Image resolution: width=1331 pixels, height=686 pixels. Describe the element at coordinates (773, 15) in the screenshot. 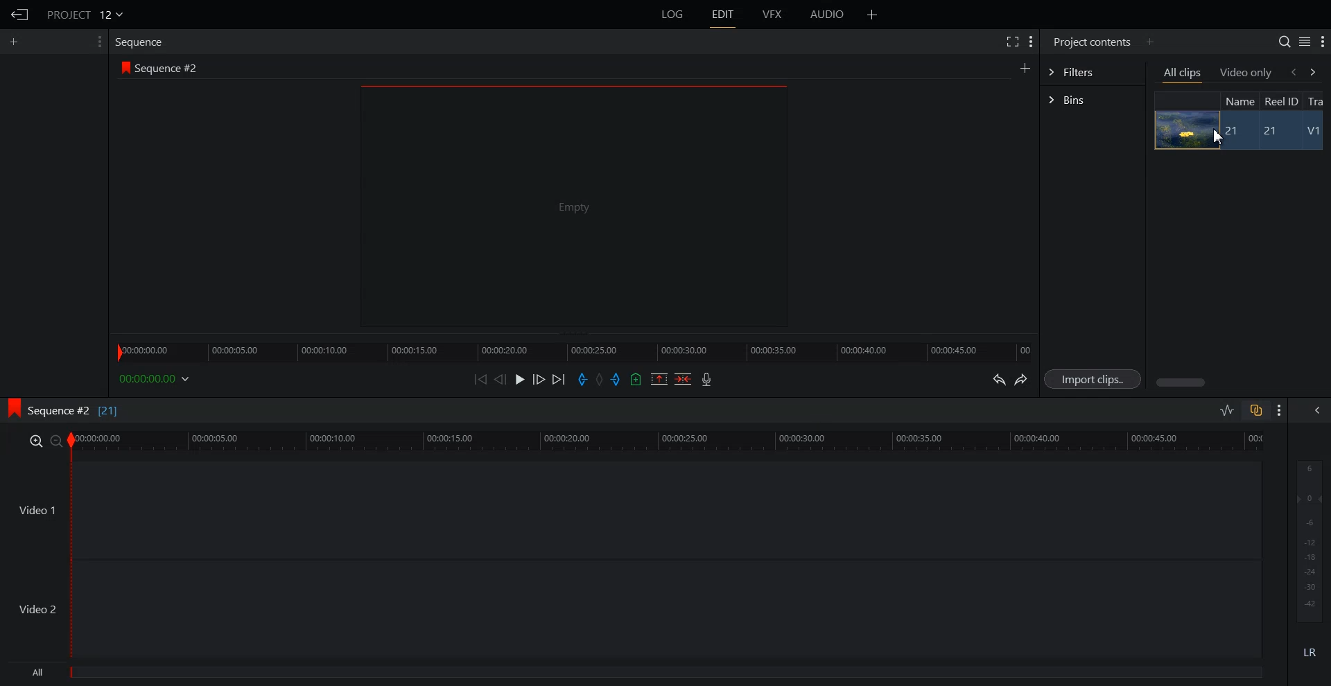

I see `VFX` at that location.